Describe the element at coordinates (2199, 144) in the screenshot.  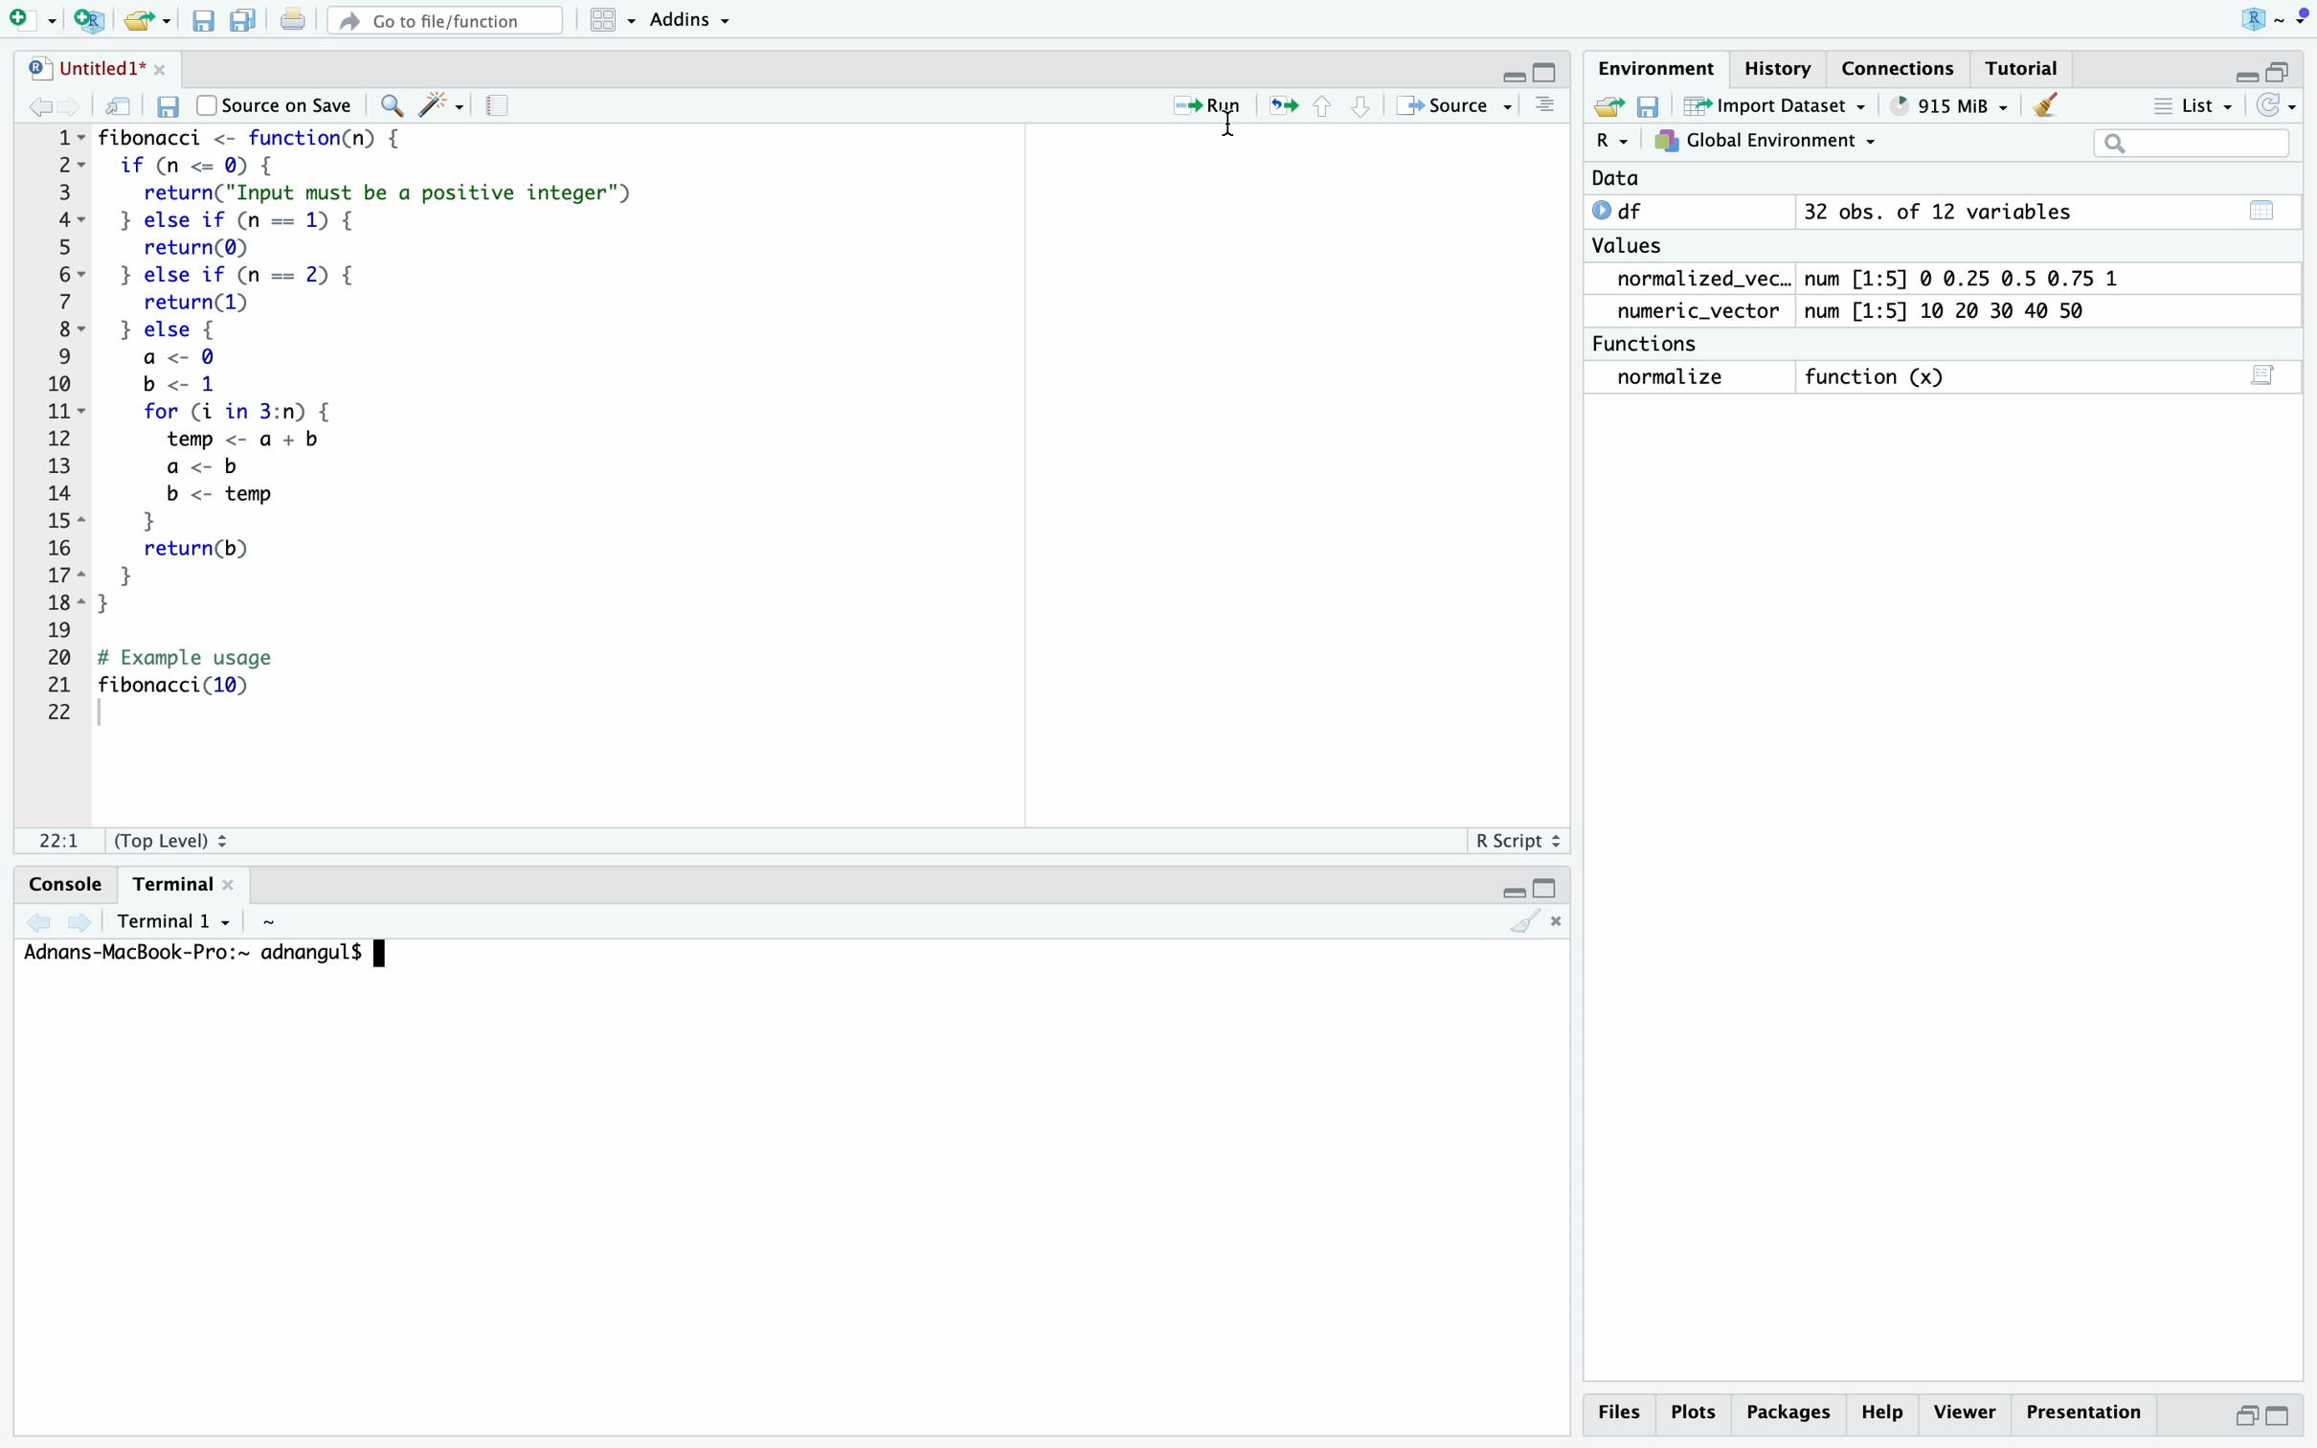
I see `search field` at that location.